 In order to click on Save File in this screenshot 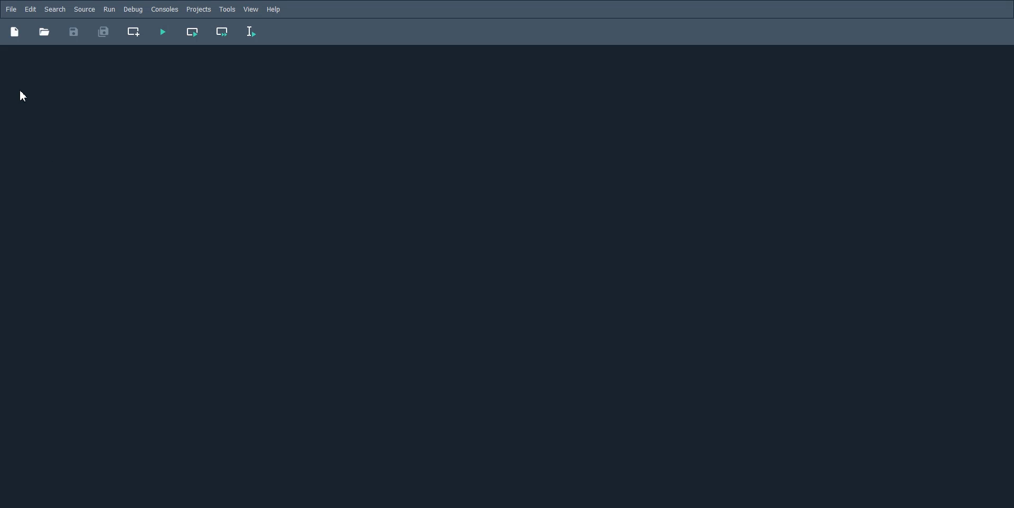, I will do `click(74, 32)`.